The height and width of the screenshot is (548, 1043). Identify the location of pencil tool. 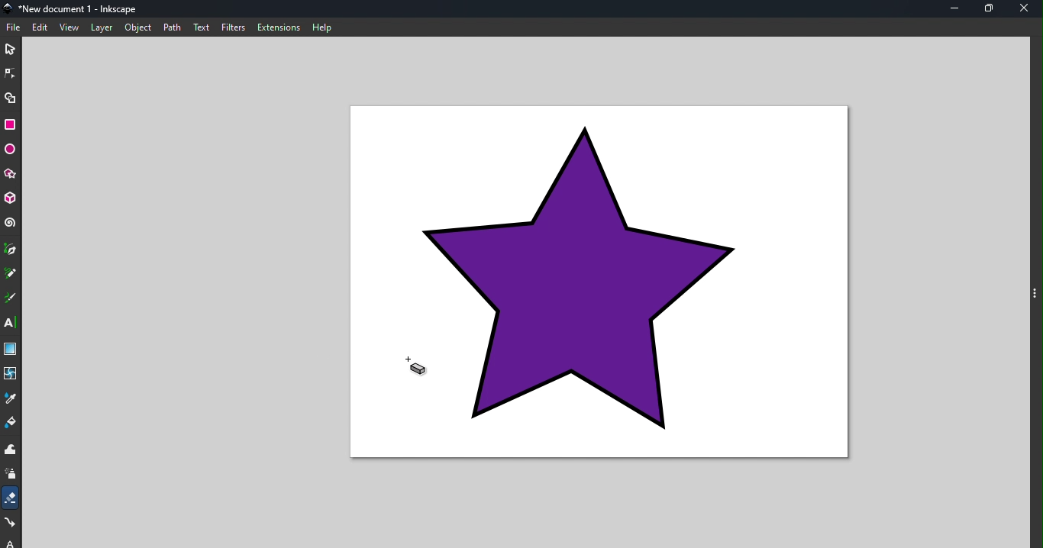
(11, 274).